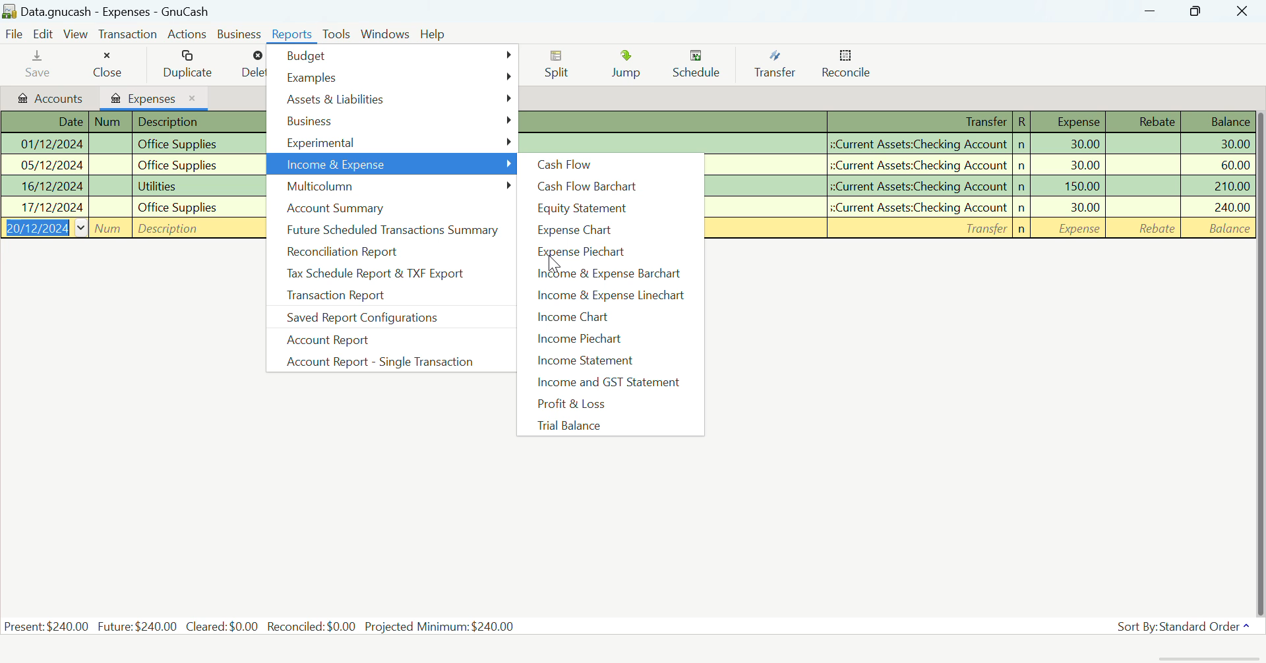 This screenshot has height=663, width=1266. Describe the element at coordinates (153, 98) in the screenshot. I see `Expenses Tab` at that location.